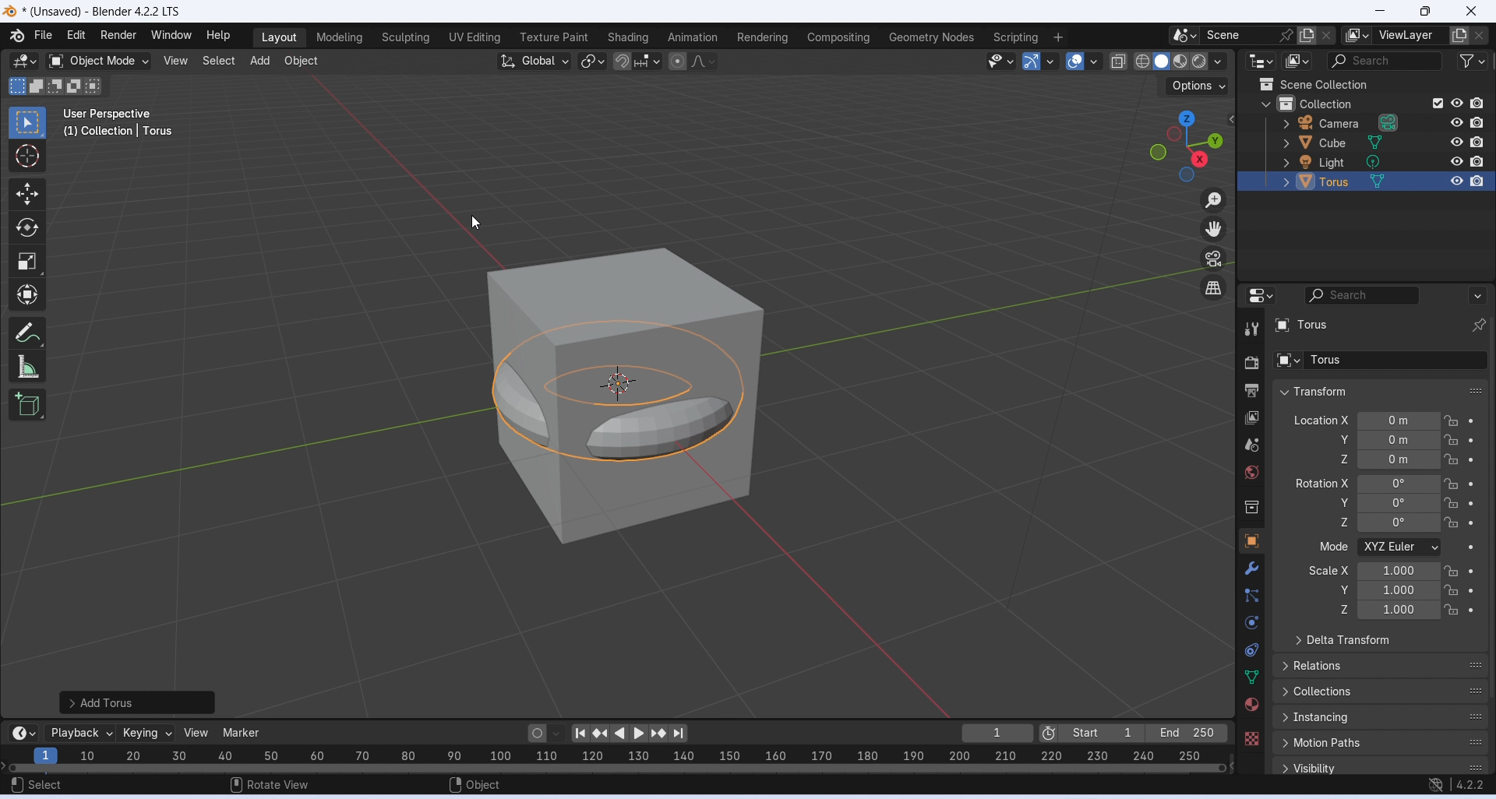 The width and height of the screenshot is (1496, 799). I want to click on user perspective, so click(113, 114).